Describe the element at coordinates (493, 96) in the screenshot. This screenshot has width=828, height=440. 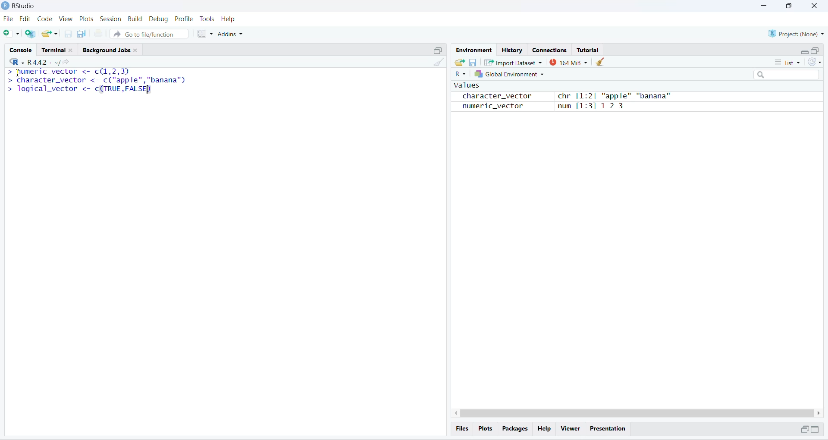
I see `character_vector` at that location.